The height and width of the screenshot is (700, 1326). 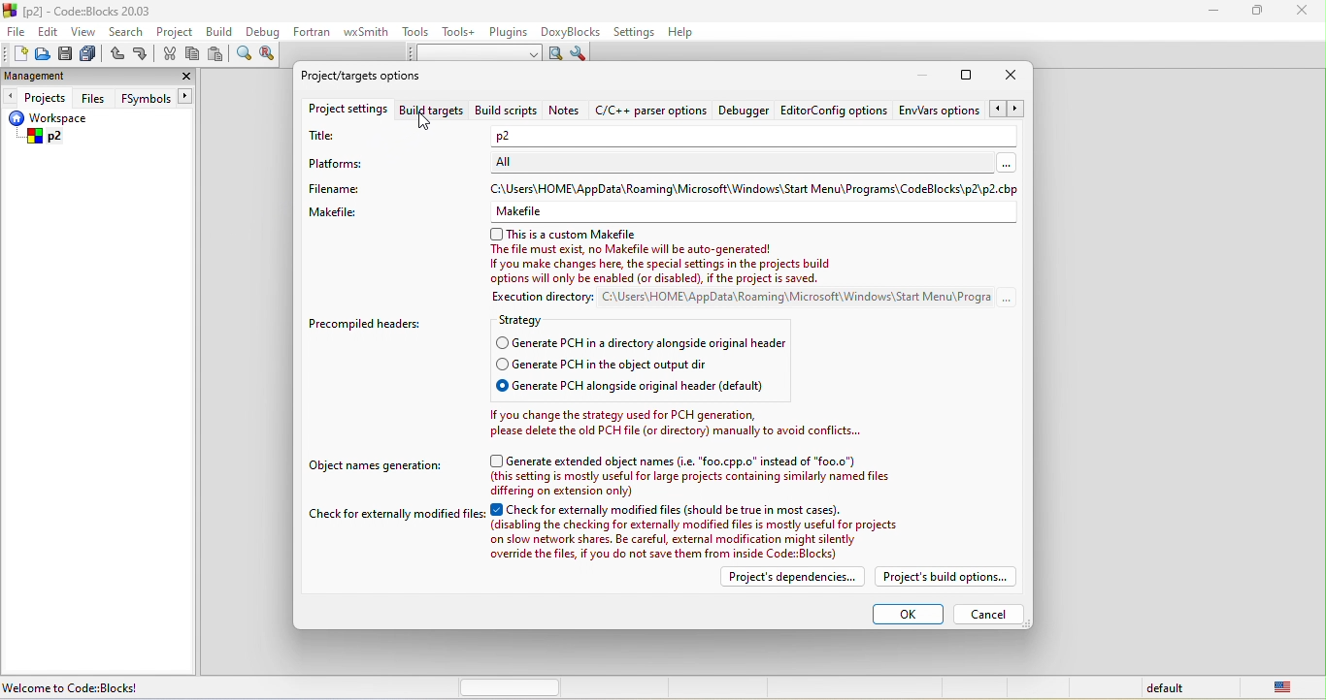 What do you see at coordinates (755, 188) in the screenshot?
I see `C:\Users\HOME\AppData\Roaming\Microsoft\Windows\Start Menu\Programs\CodeBlocks\p2\p2.cbp` at bounding box center [755, 188].